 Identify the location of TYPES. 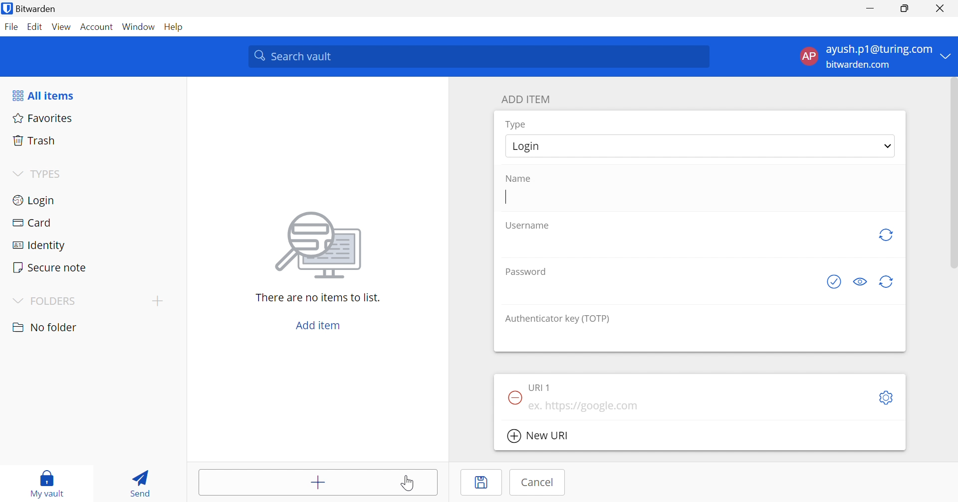
(47, 173).